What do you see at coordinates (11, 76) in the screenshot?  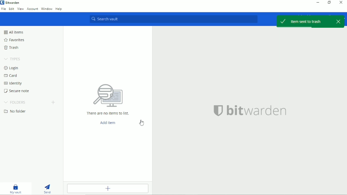 I see `Card` at bounding box center [11, 76].